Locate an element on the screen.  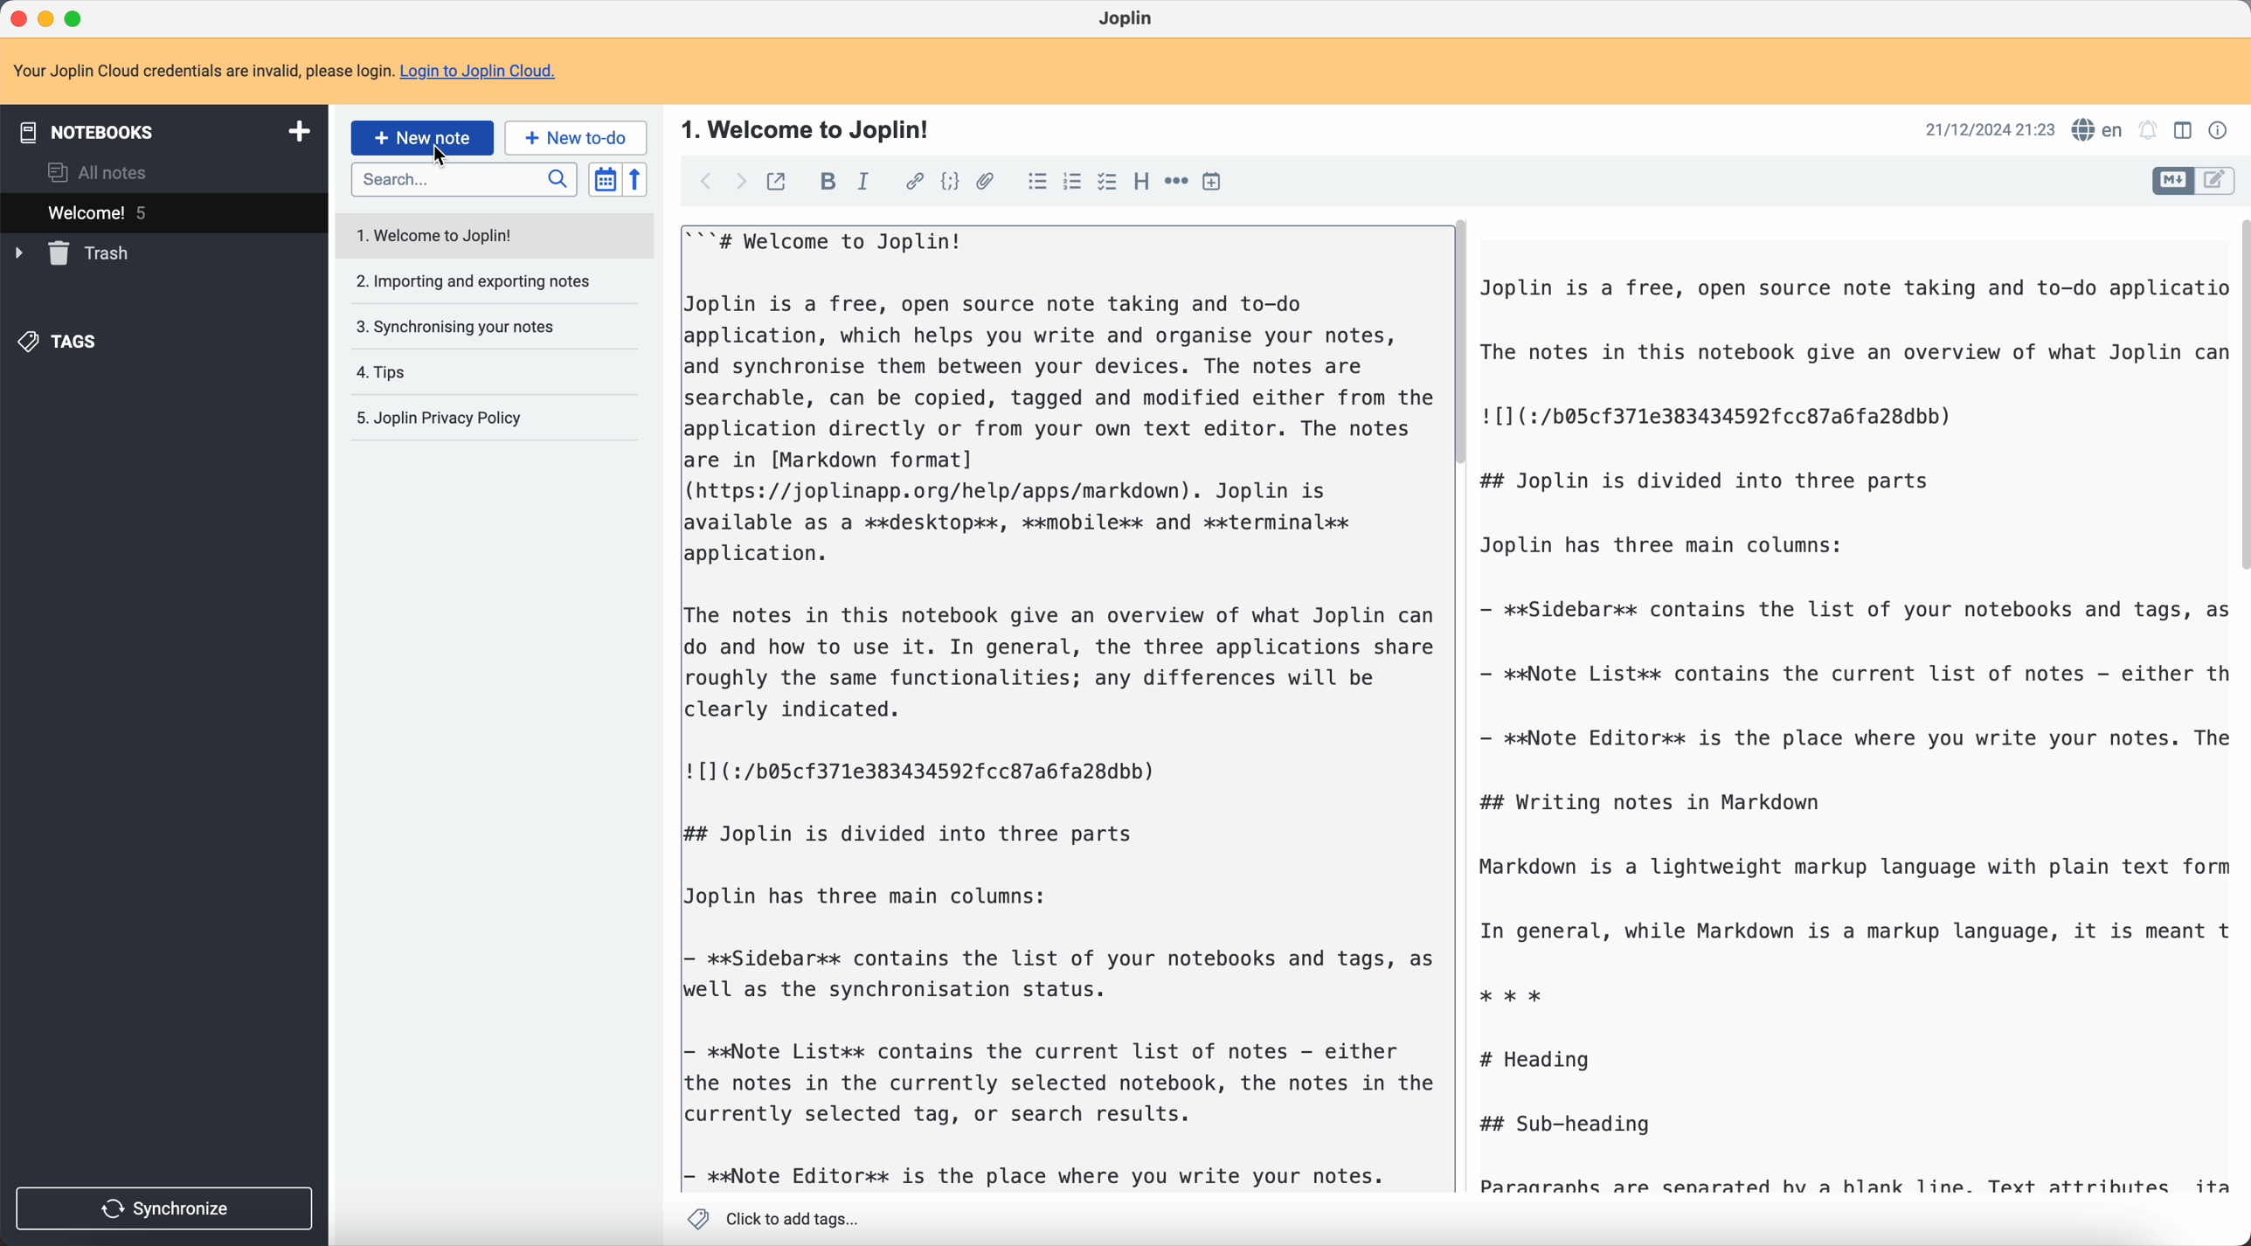
Joplin is located at coordinates (1125, 17).